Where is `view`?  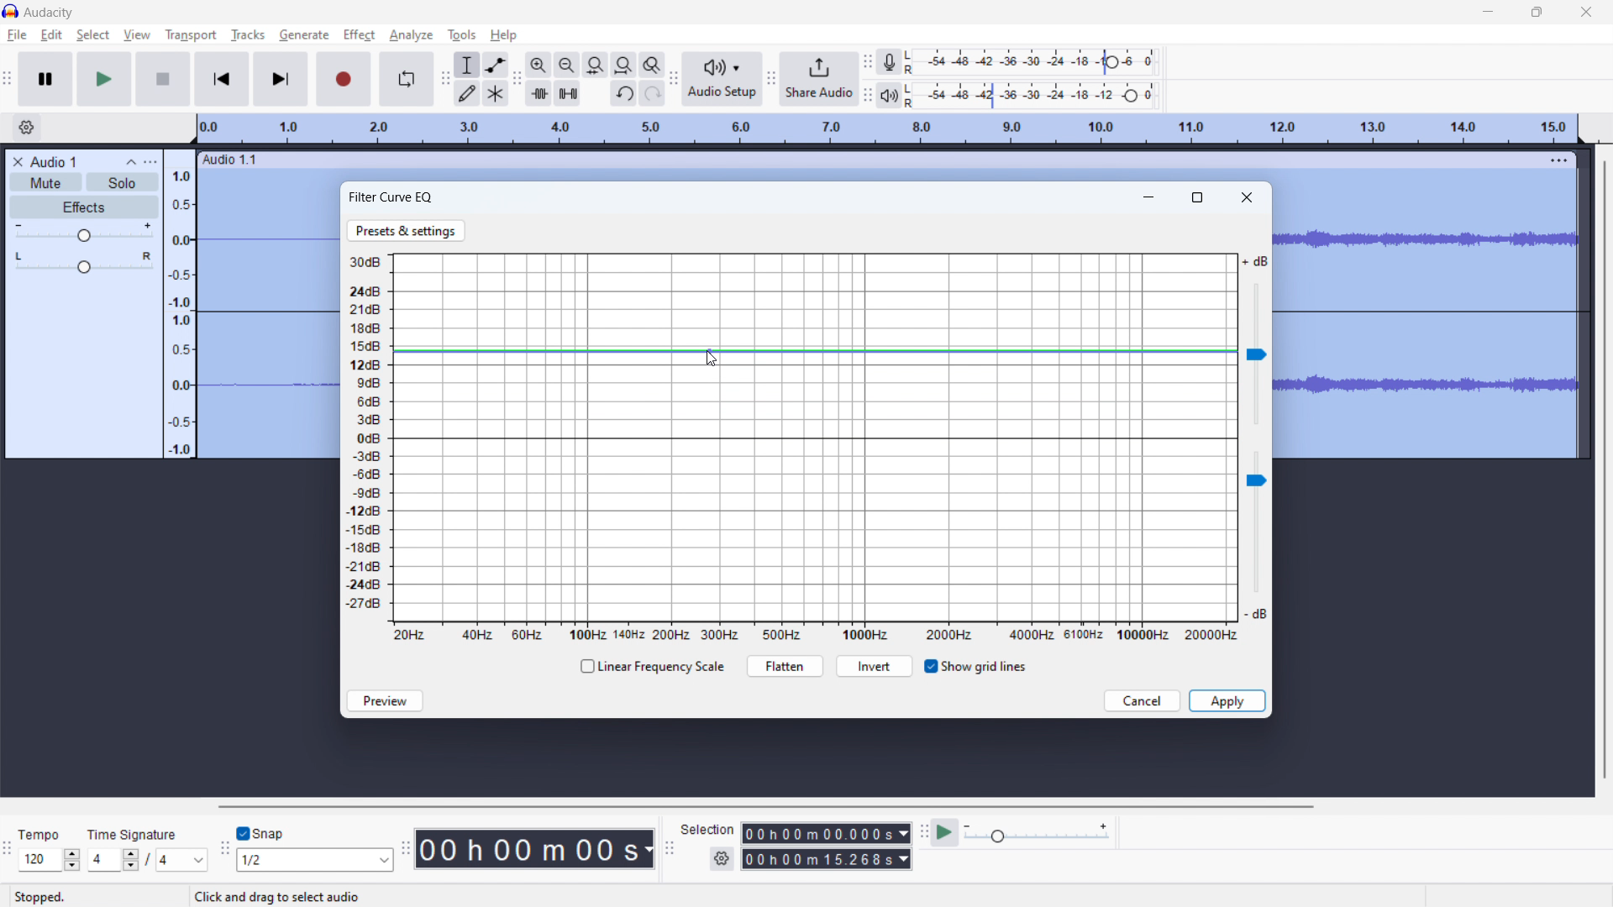 view is located at coordinates (137, 34).